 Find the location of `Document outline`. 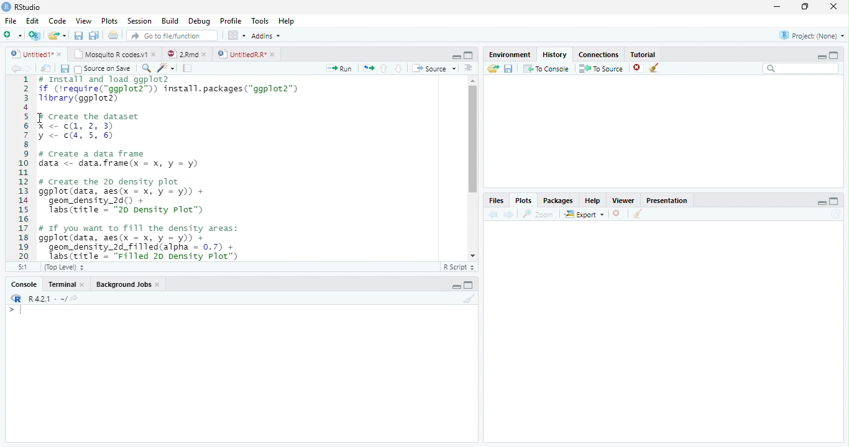

Document outline is located at coordinates (469, 69).